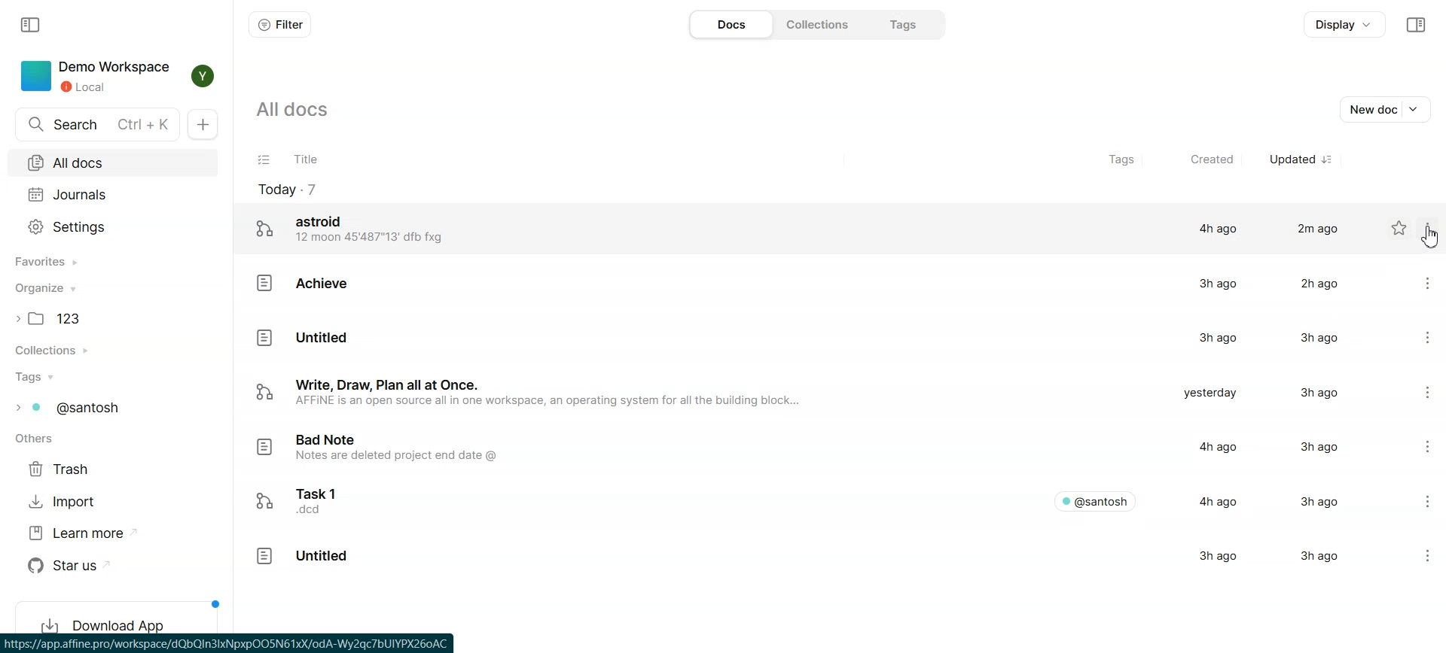 This screenshot has width=1446, height=653. What do you see at coordinates (1211, 339) in the screenshot?
I see `3h ago` at bounding box center [1211, 339].